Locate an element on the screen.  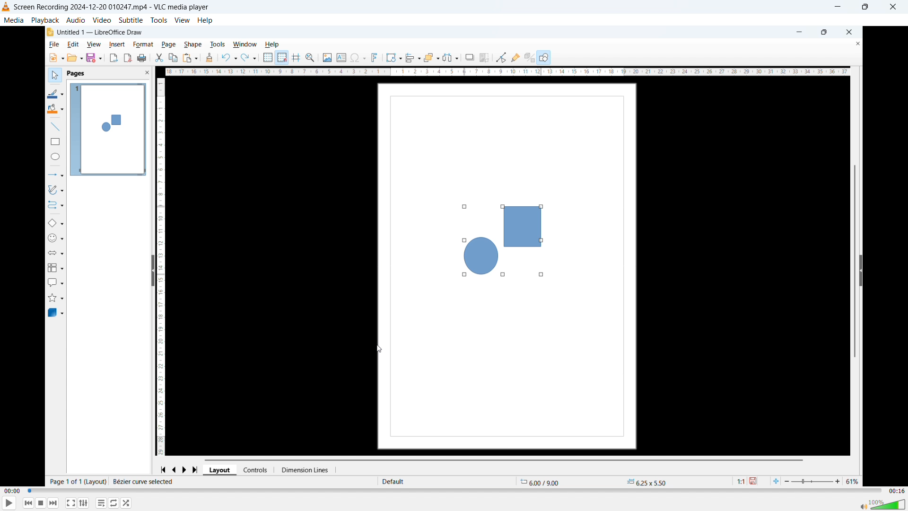
Backward or previous media  is located at coordinates (28, 503).